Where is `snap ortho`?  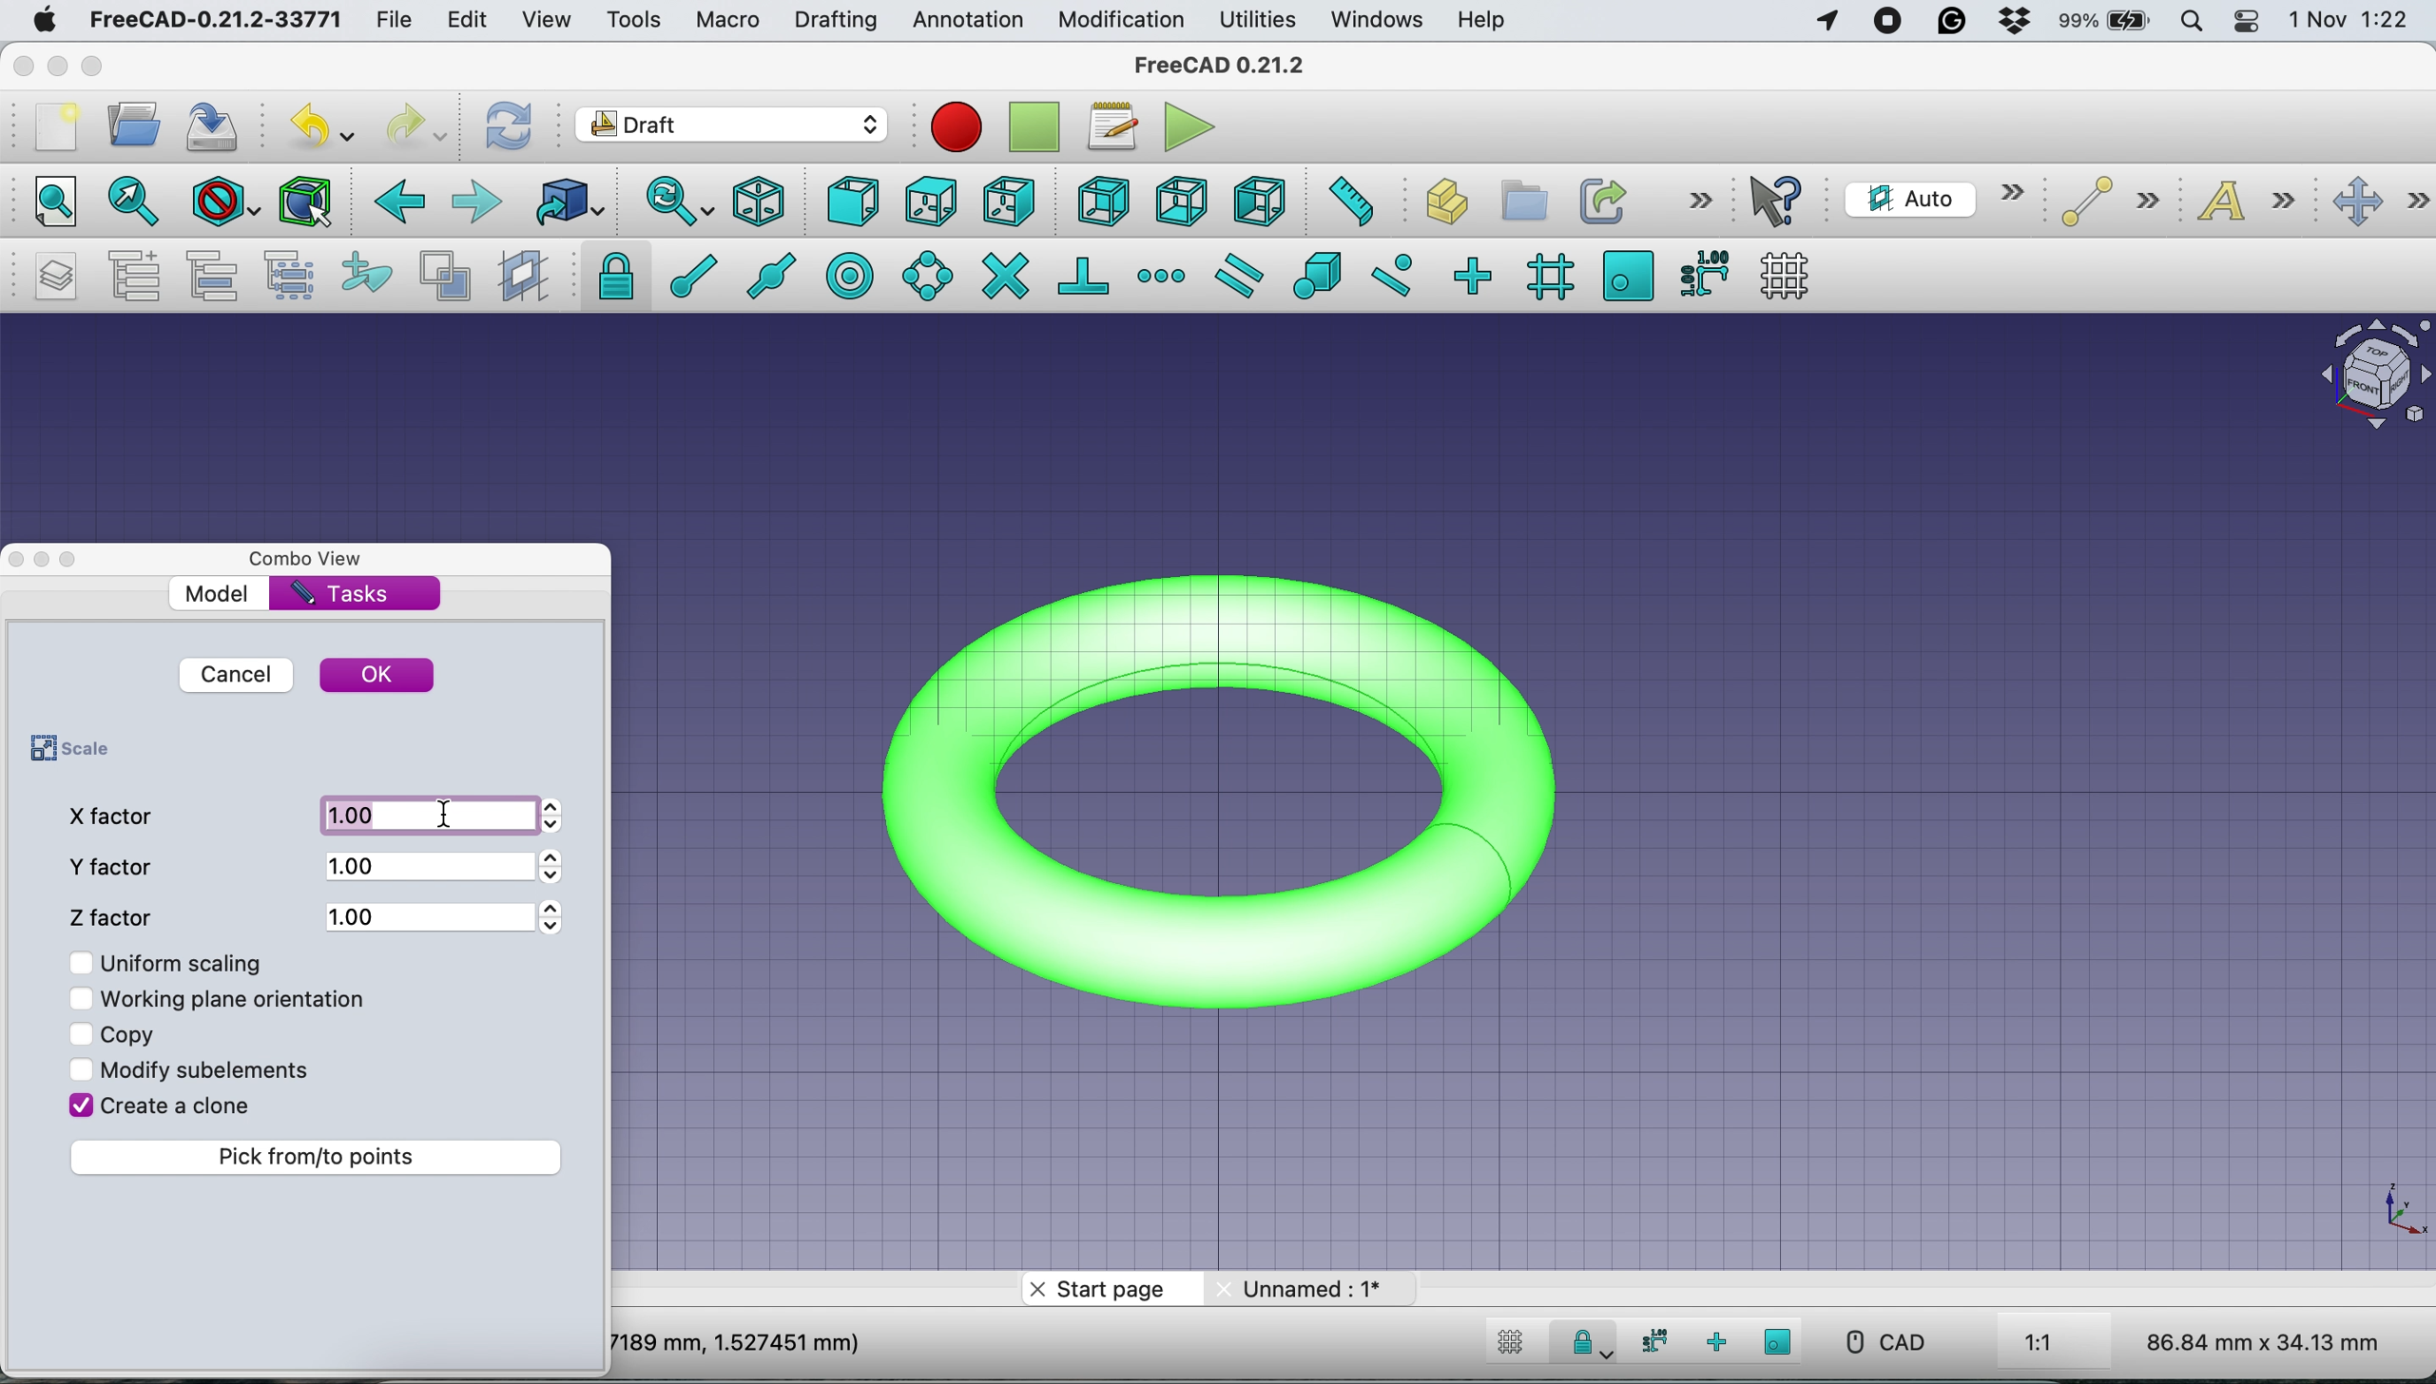
snap ortho is located at coordinates (1713, 1341).